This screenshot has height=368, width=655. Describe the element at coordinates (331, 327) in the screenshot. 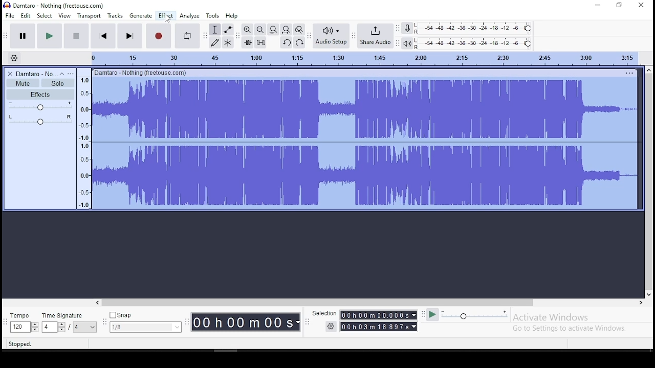

I see `Settings` at that location.